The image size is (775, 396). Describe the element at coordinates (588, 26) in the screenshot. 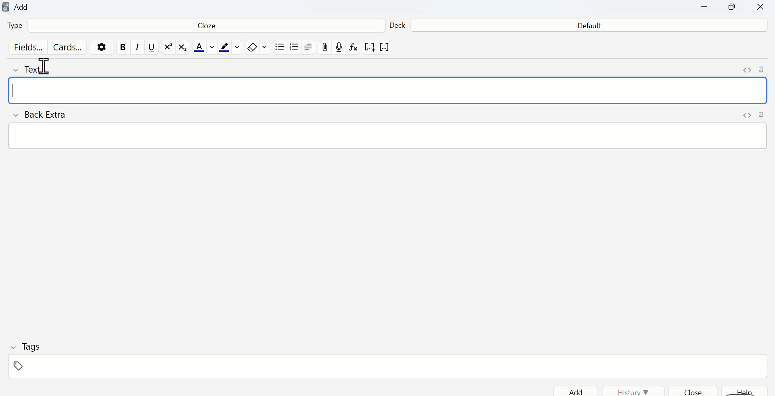

I see `Default` at that location.